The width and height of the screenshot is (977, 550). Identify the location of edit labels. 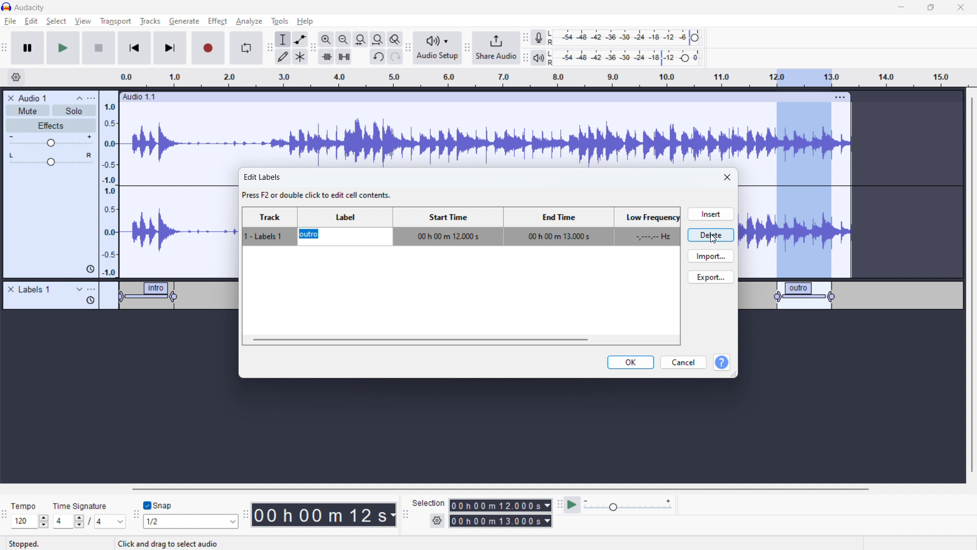
(319, 187).